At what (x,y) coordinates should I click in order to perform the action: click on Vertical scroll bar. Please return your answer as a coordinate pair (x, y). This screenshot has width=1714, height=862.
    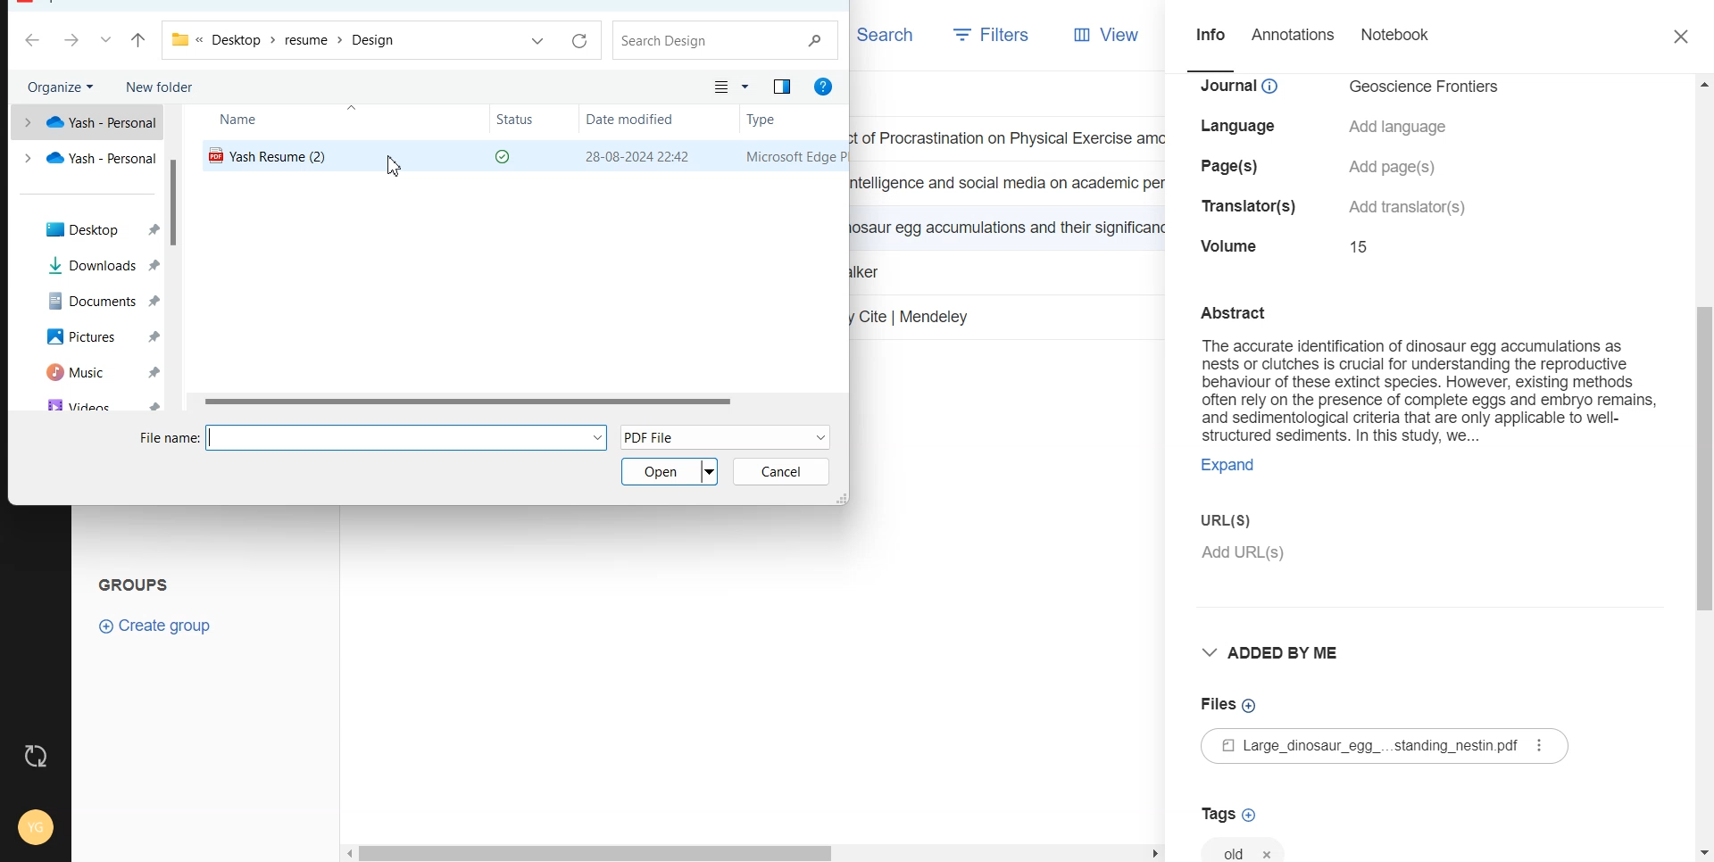
    Looking at the image, I should click on (179, 260).